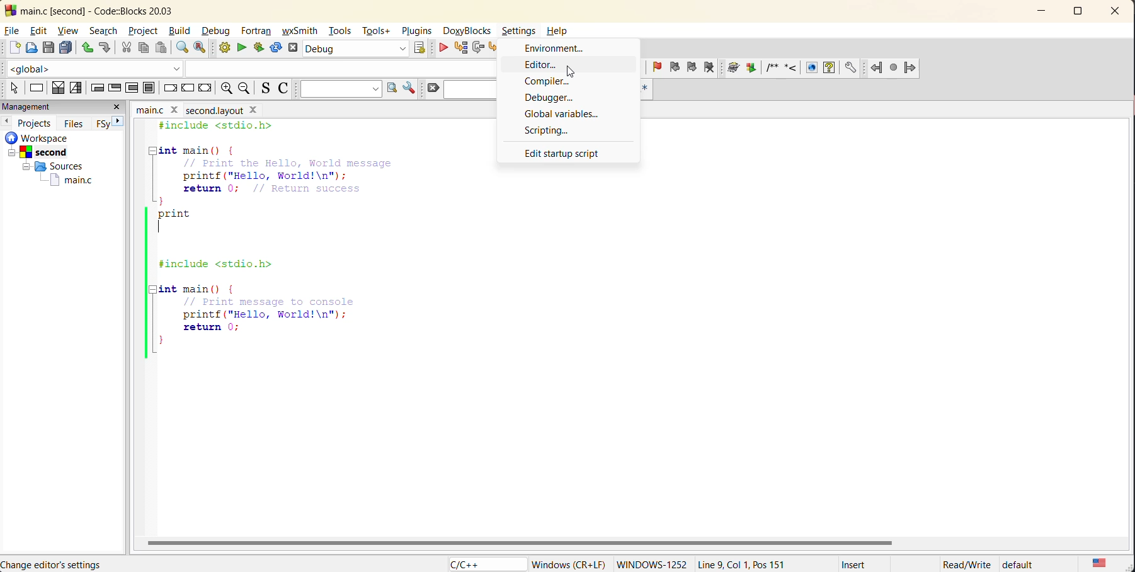 This screenshot has height=572, width=1135. Describe the element at coordinates (174, 109) in the screenshot. I see `close` at that location.